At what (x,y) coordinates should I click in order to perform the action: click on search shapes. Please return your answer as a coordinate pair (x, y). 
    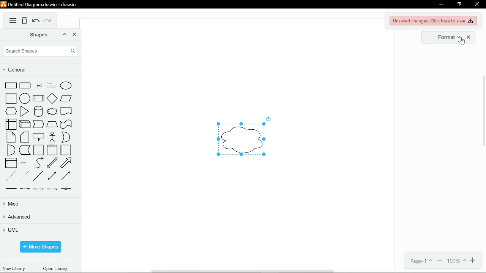
    Looking at the image, I should click on (42, 51).